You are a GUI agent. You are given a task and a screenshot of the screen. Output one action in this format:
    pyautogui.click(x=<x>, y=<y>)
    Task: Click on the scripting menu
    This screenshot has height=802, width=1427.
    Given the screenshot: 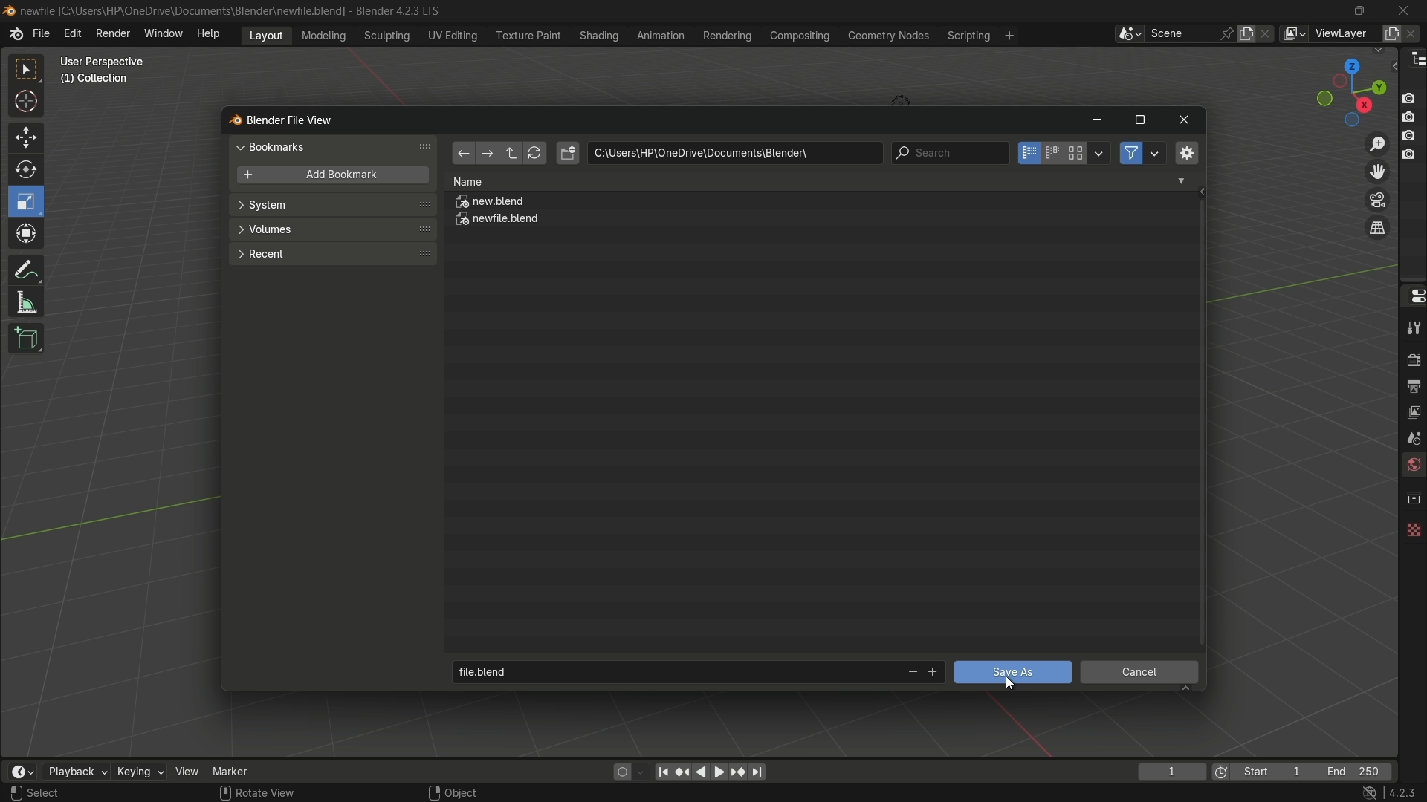 What is the action you would take?
    pyautogui.click(x=967, y=36)
    